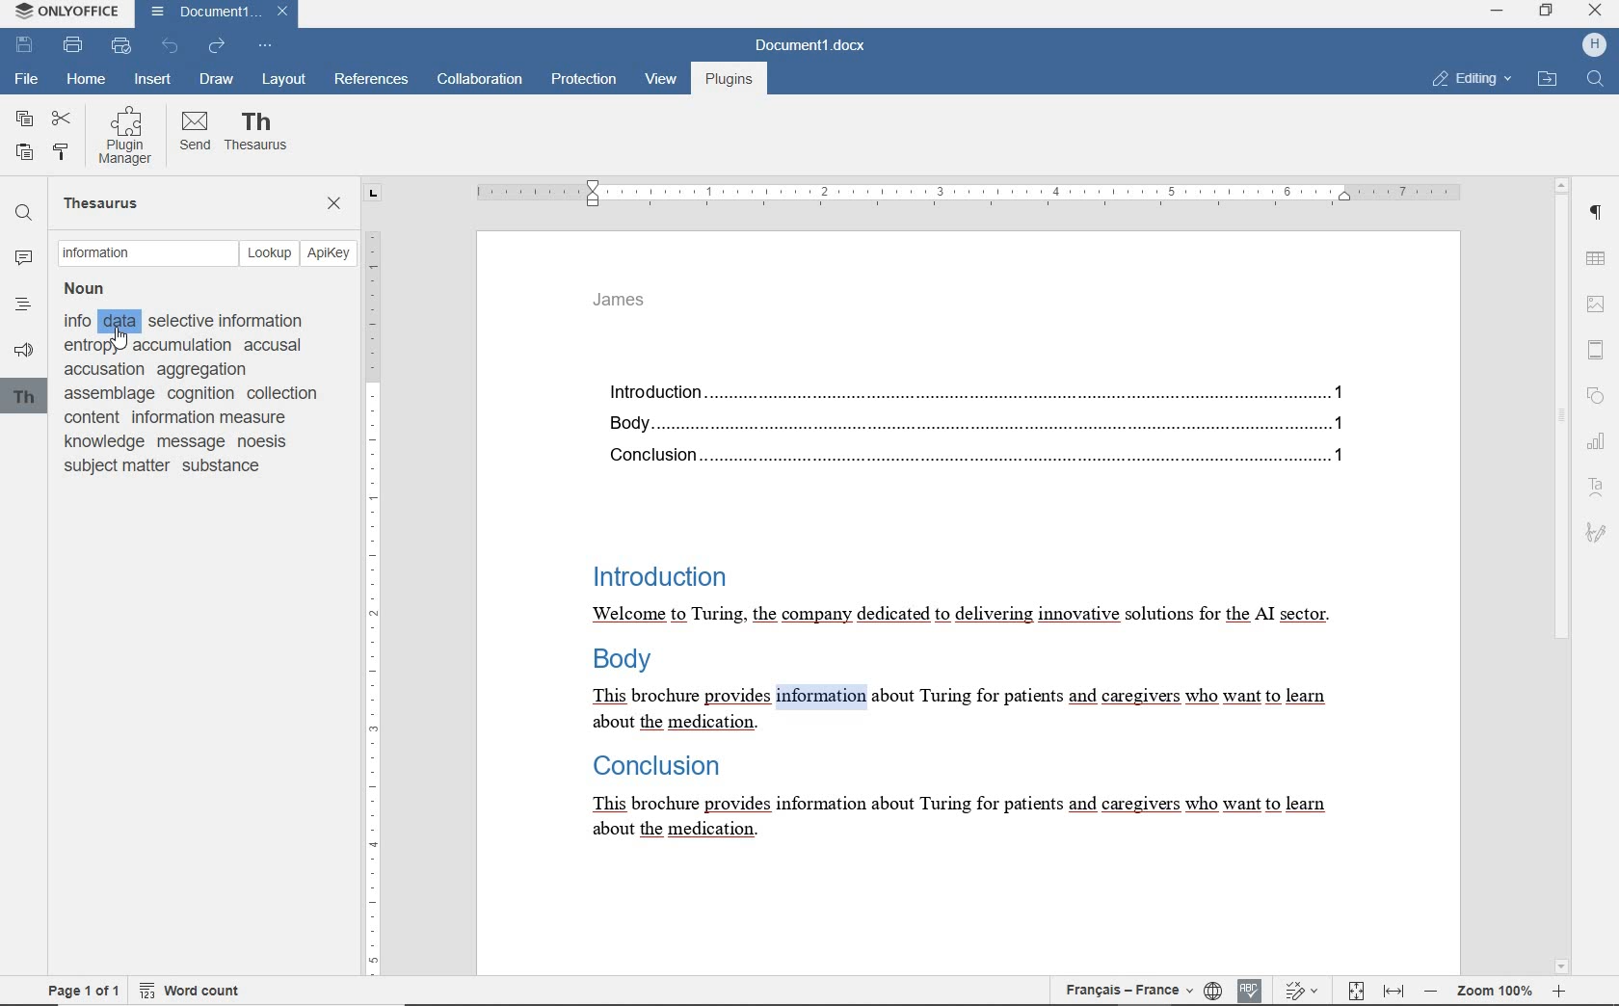  What do you see at coordinates (374, 581) in the screenshot?
I see `RULER` at bounding box center [374, 581].